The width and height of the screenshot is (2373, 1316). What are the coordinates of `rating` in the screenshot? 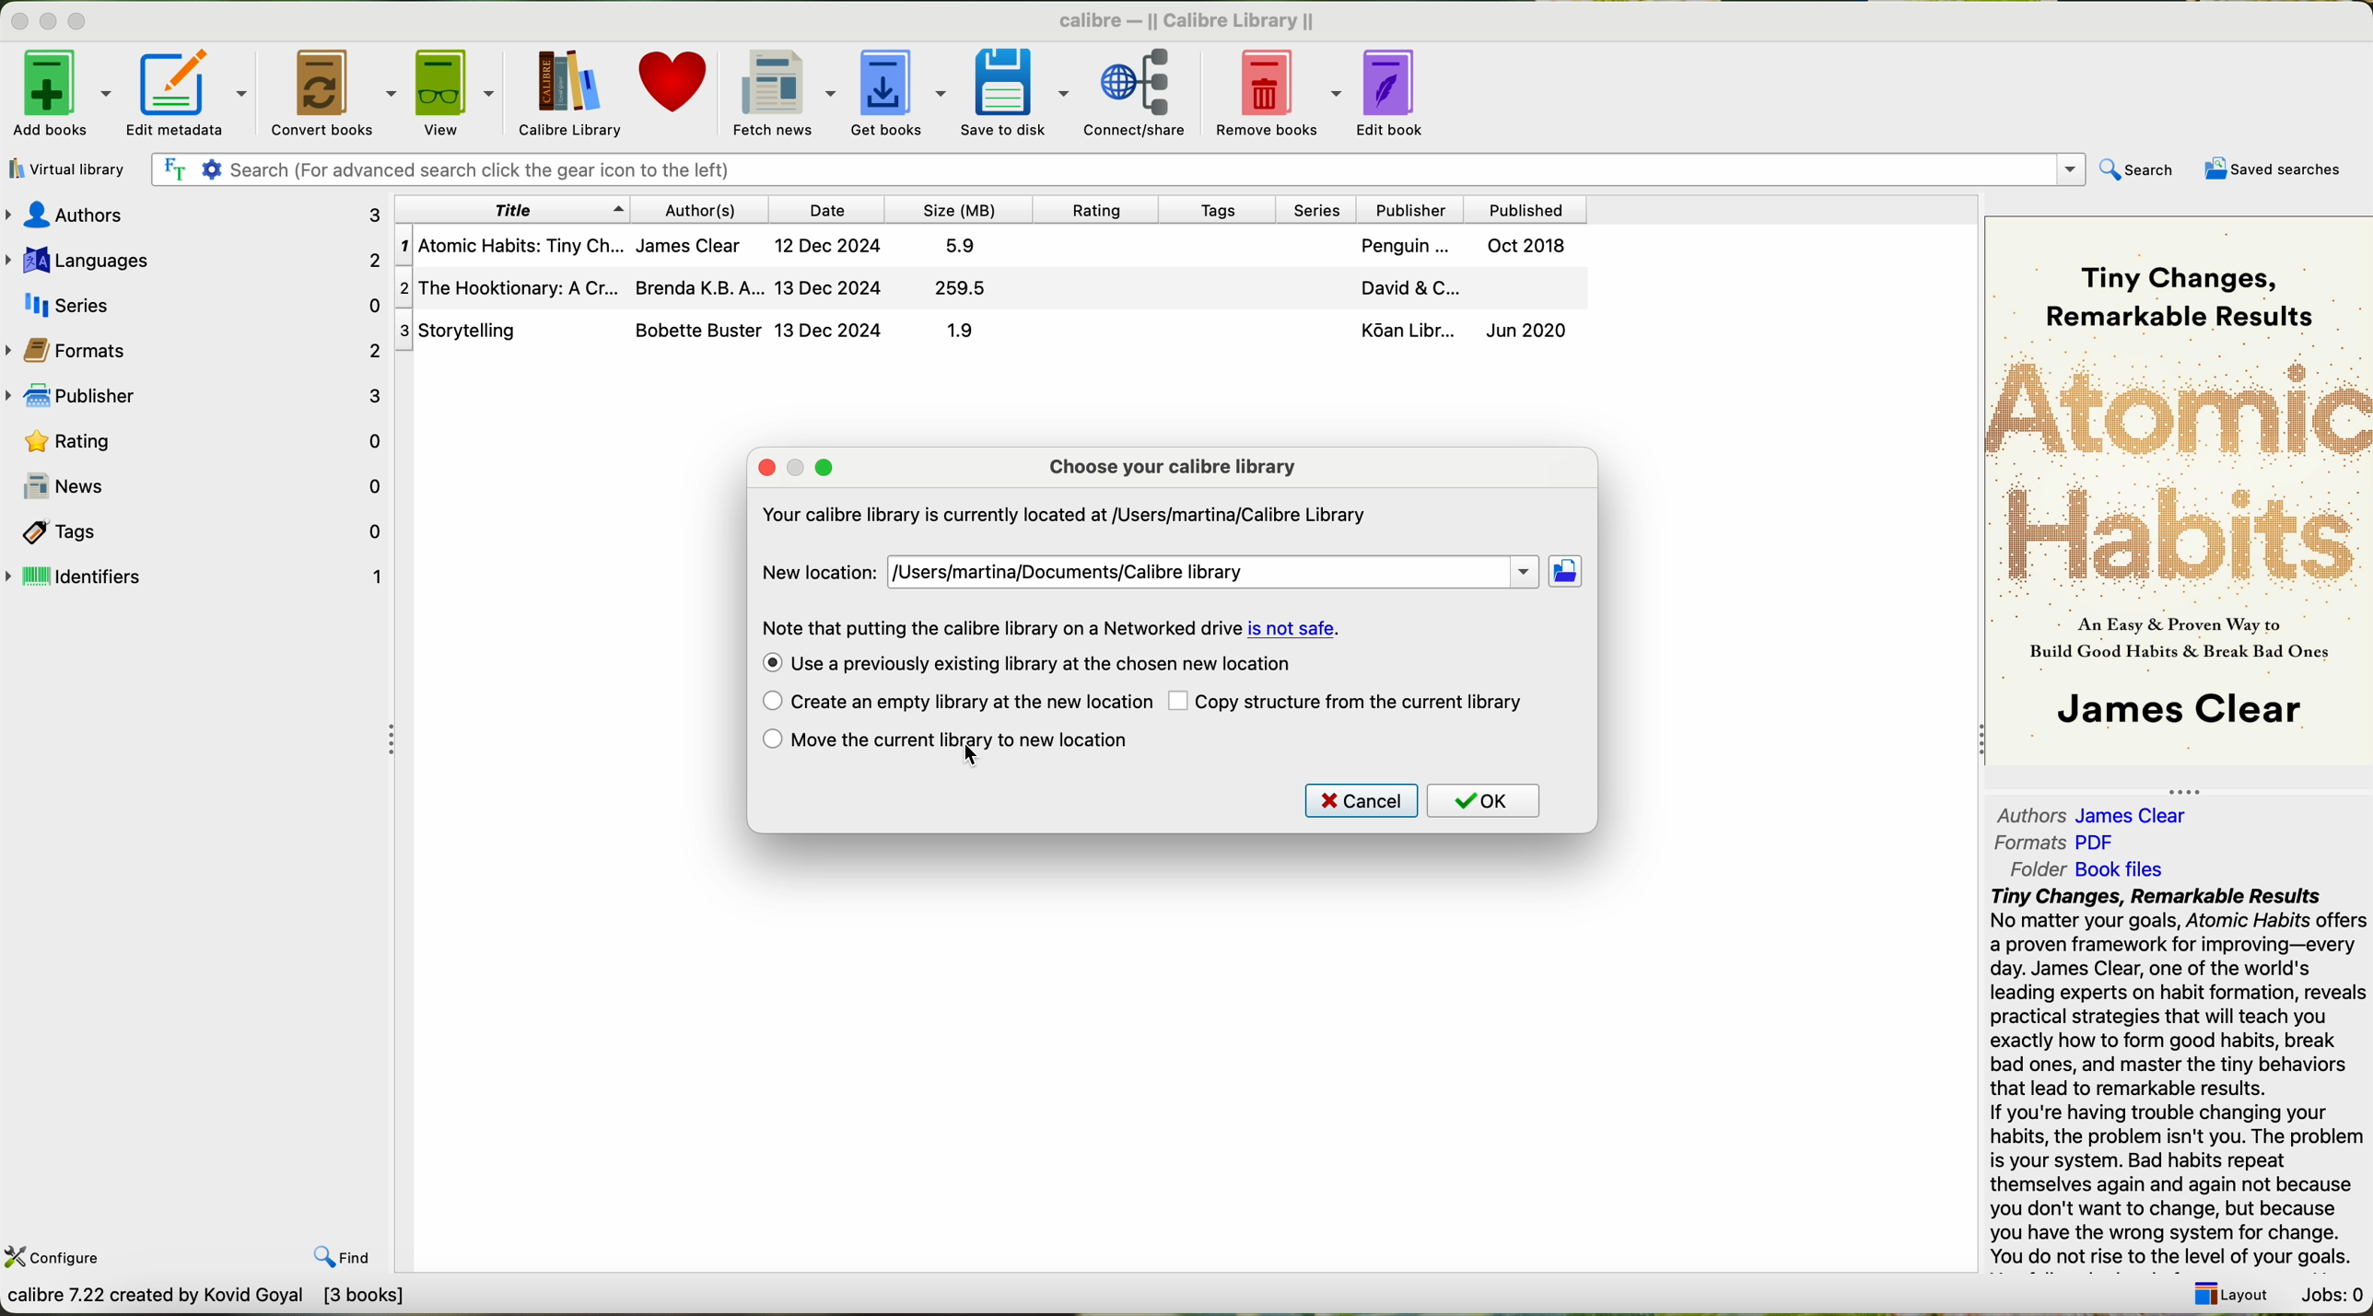 It's located at (197, 441).